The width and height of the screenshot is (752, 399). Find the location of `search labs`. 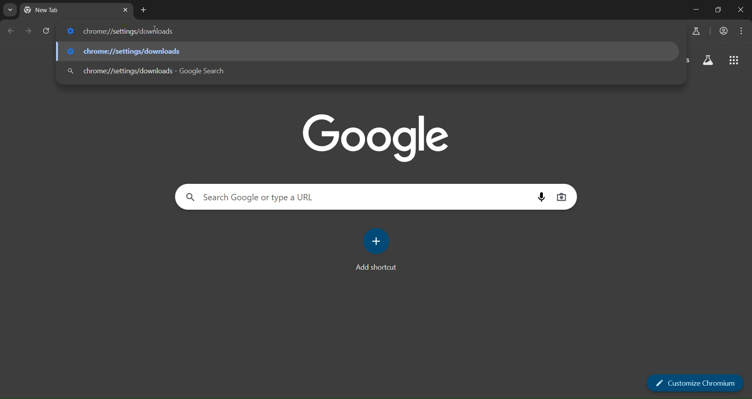

search labs is located at coordinates (696, 31).